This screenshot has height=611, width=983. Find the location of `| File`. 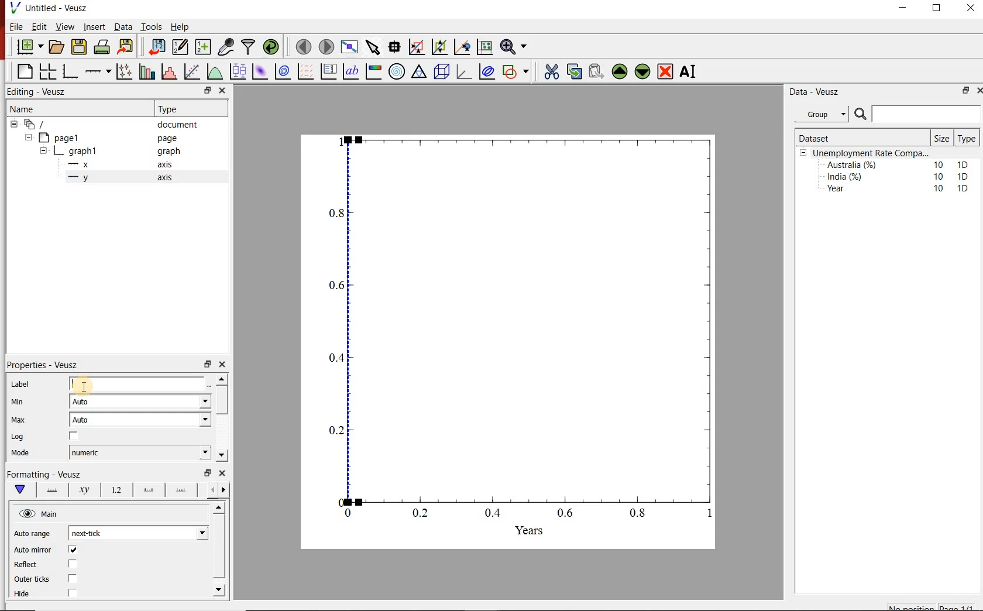

| File is located at coordinates (13, 26).